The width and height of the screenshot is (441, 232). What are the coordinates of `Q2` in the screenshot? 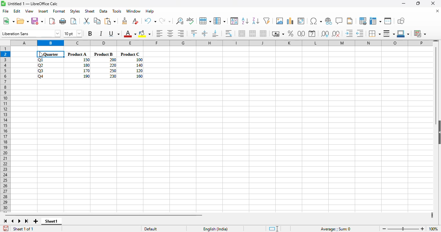 It's located at (41, 65).